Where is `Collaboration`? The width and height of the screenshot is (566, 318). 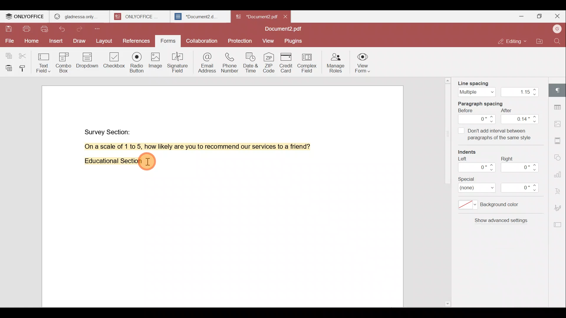
Collaboration is located at coordinates (201, 40).